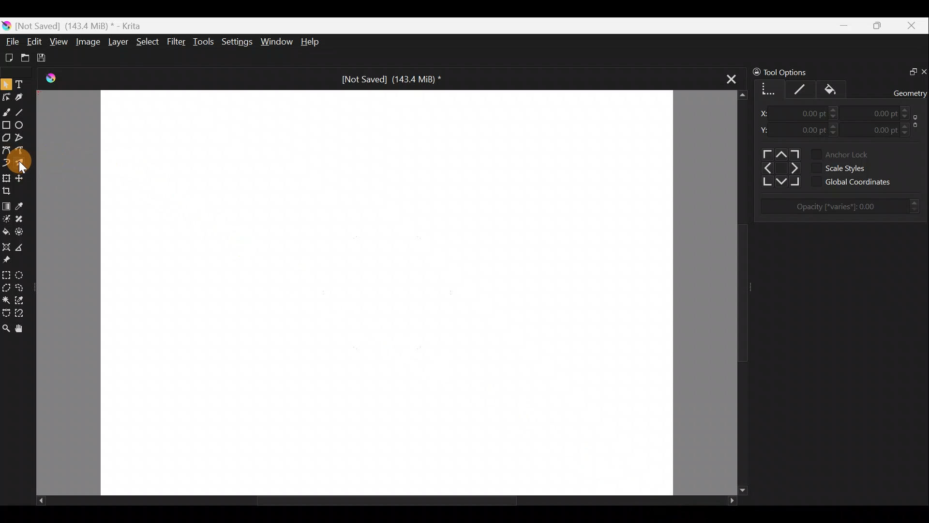 The image size is (929, 523). I want to click on Dynamic brush tool, so click(6, 163).